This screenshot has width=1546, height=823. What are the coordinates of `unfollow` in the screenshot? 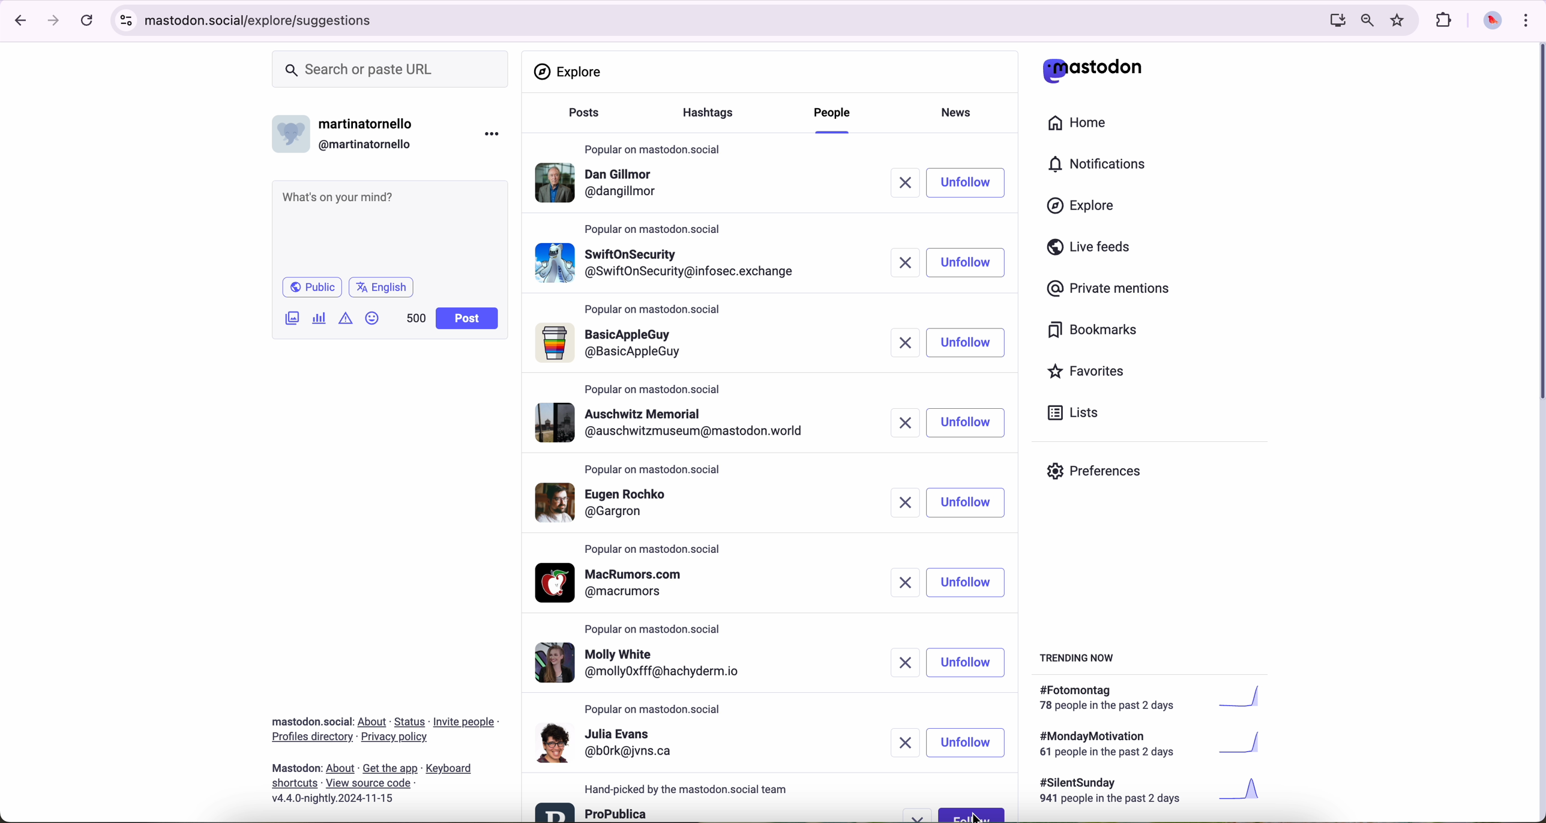 It's located at (968, 503).